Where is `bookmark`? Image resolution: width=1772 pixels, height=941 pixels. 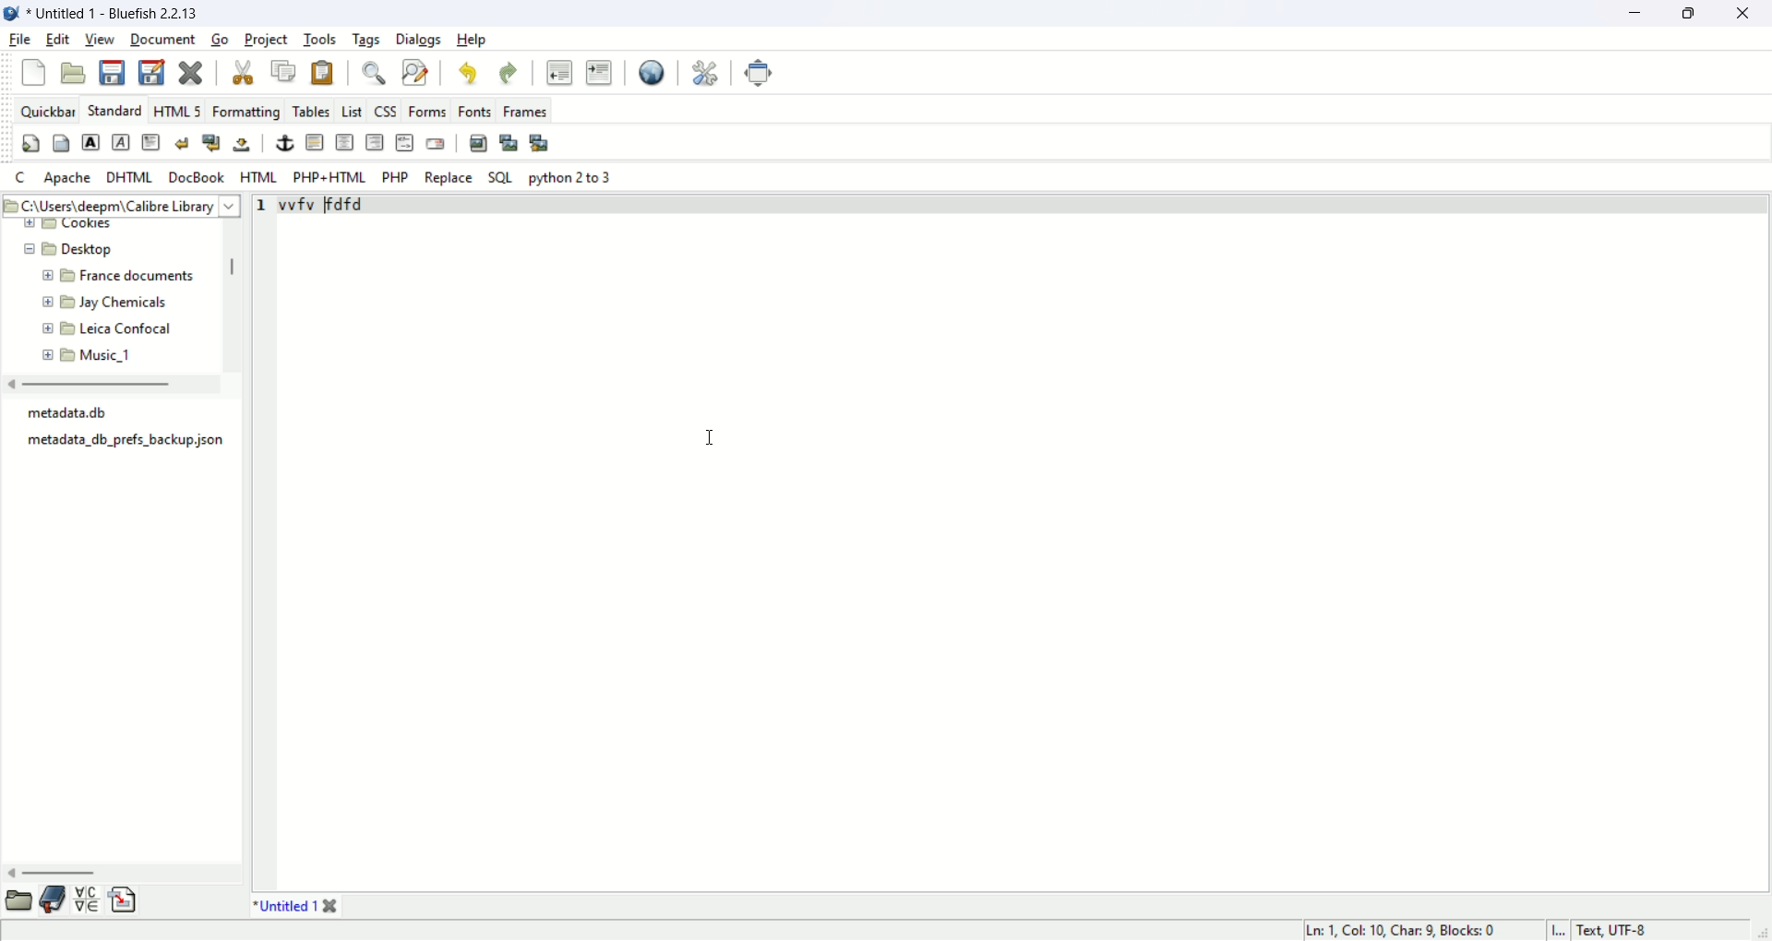 bookmark is located at coordinates (53, 900).